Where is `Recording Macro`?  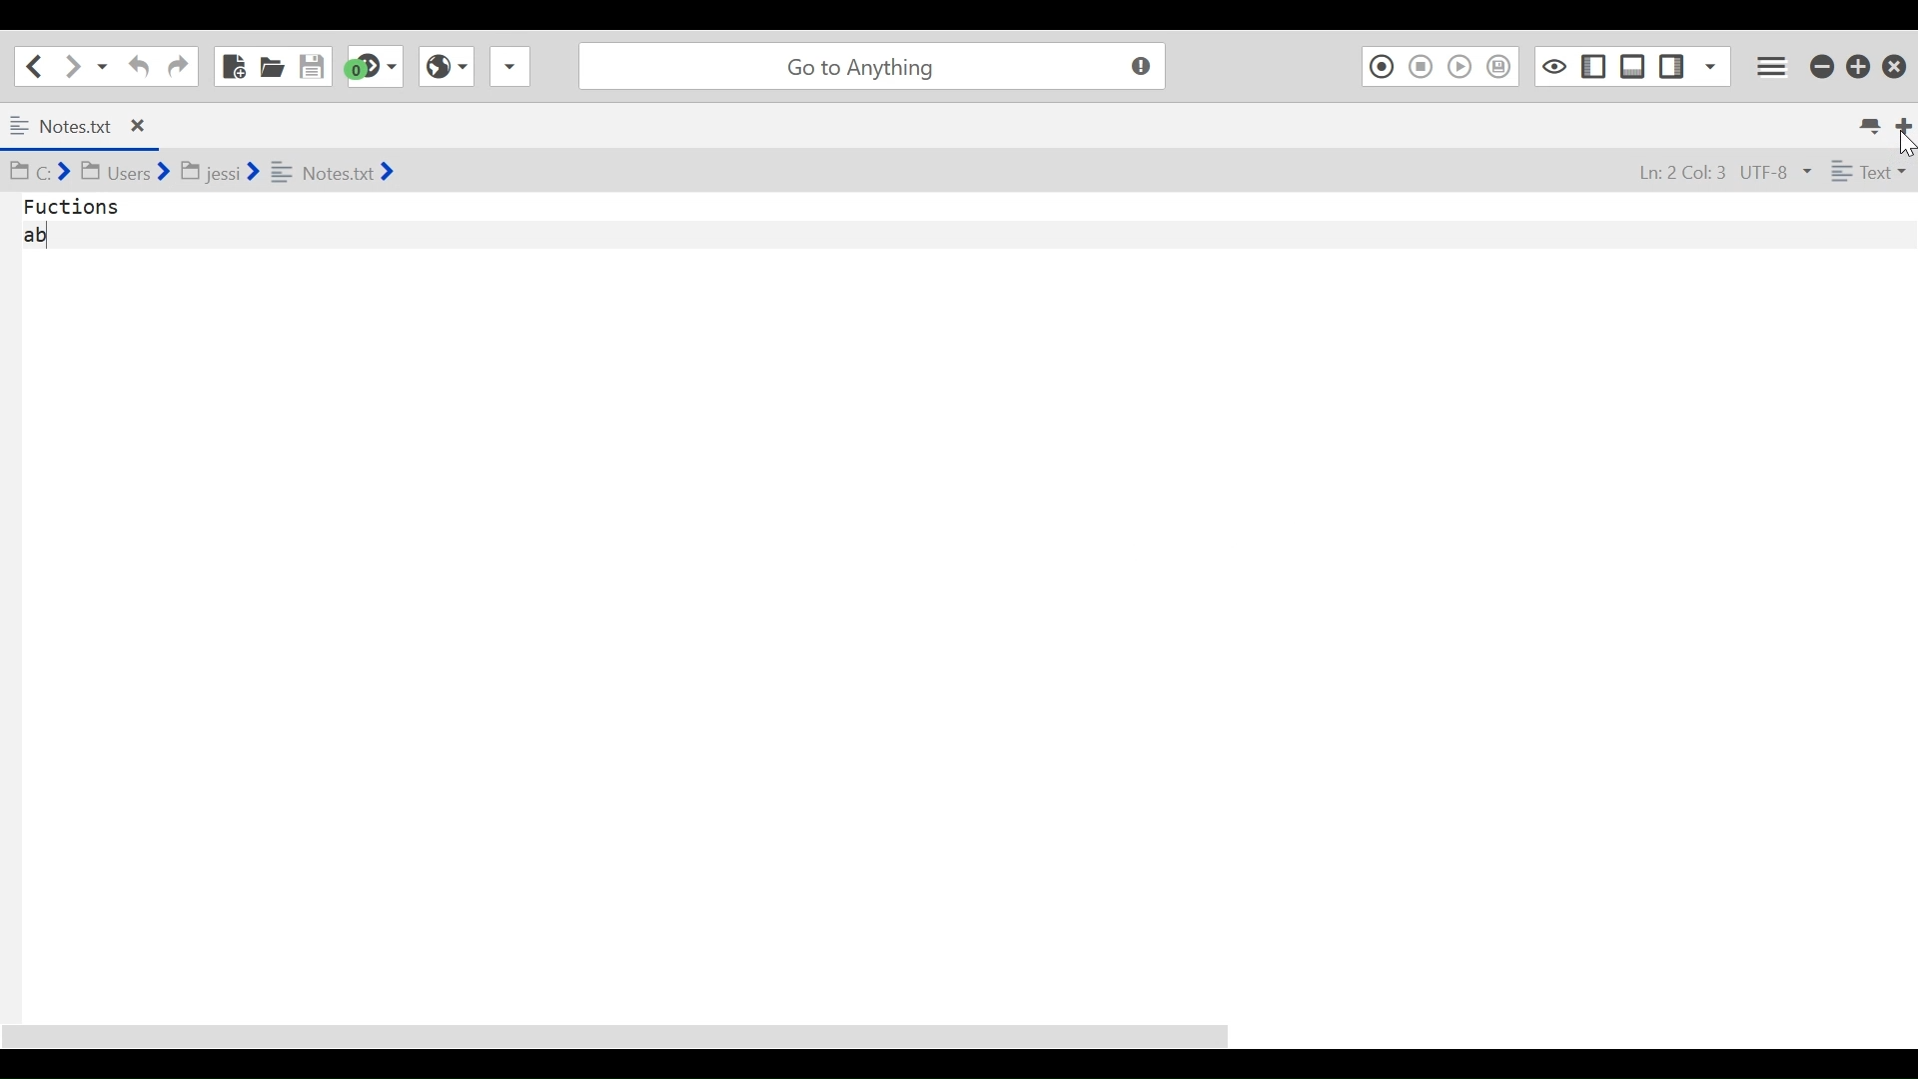
Recording Macro is located at coordinates (1380, 66).